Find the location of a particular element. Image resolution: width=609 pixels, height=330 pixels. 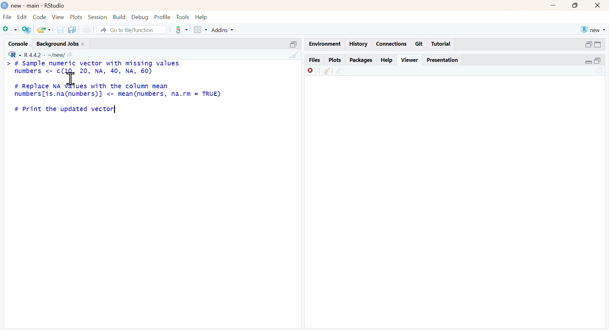

save is located at coordinates (61, 30).